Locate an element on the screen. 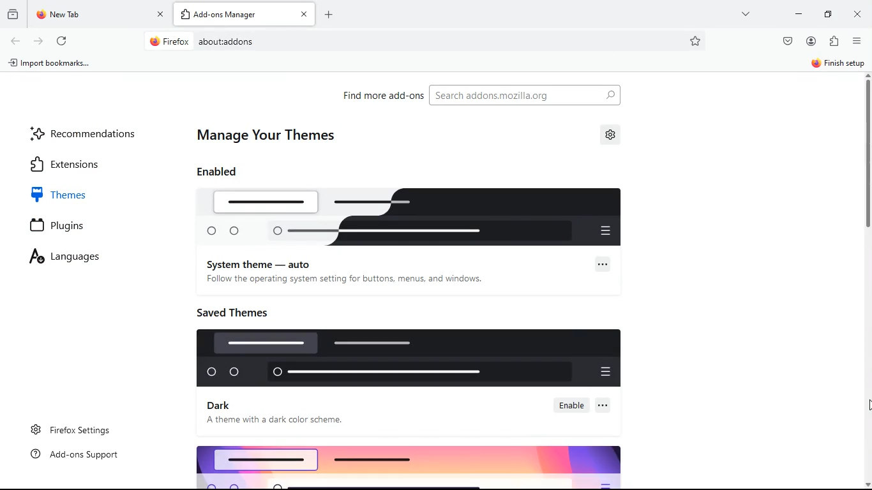 The image size is (872, 490). minimize is located at coordinates (795, 13).